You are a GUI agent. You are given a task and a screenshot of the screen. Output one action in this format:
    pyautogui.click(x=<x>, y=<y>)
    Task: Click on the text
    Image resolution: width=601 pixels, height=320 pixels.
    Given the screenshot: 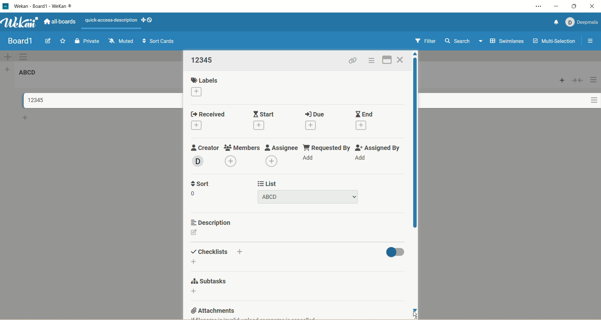 What is the action you would take?
    pyautogui.click(x=111, y=20)
    